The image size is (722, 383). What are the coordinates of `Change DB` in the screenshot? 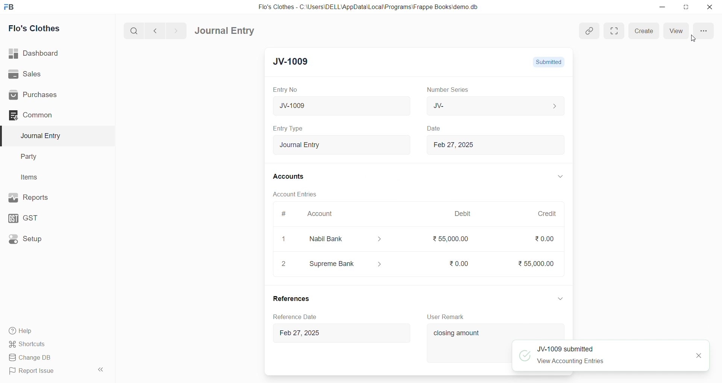 It's located at (47, 357).